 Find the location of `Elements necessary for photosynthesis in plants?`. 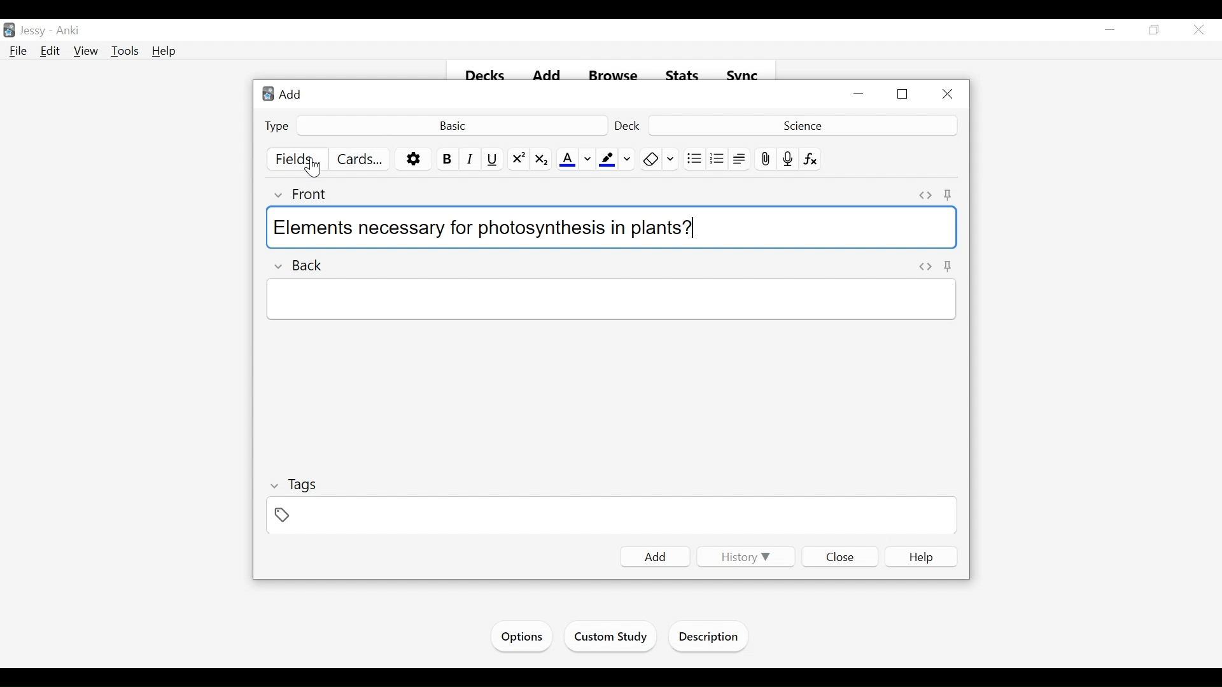

Elements necessary for photosynthesis in plants? is located at coordinates (610, 229).